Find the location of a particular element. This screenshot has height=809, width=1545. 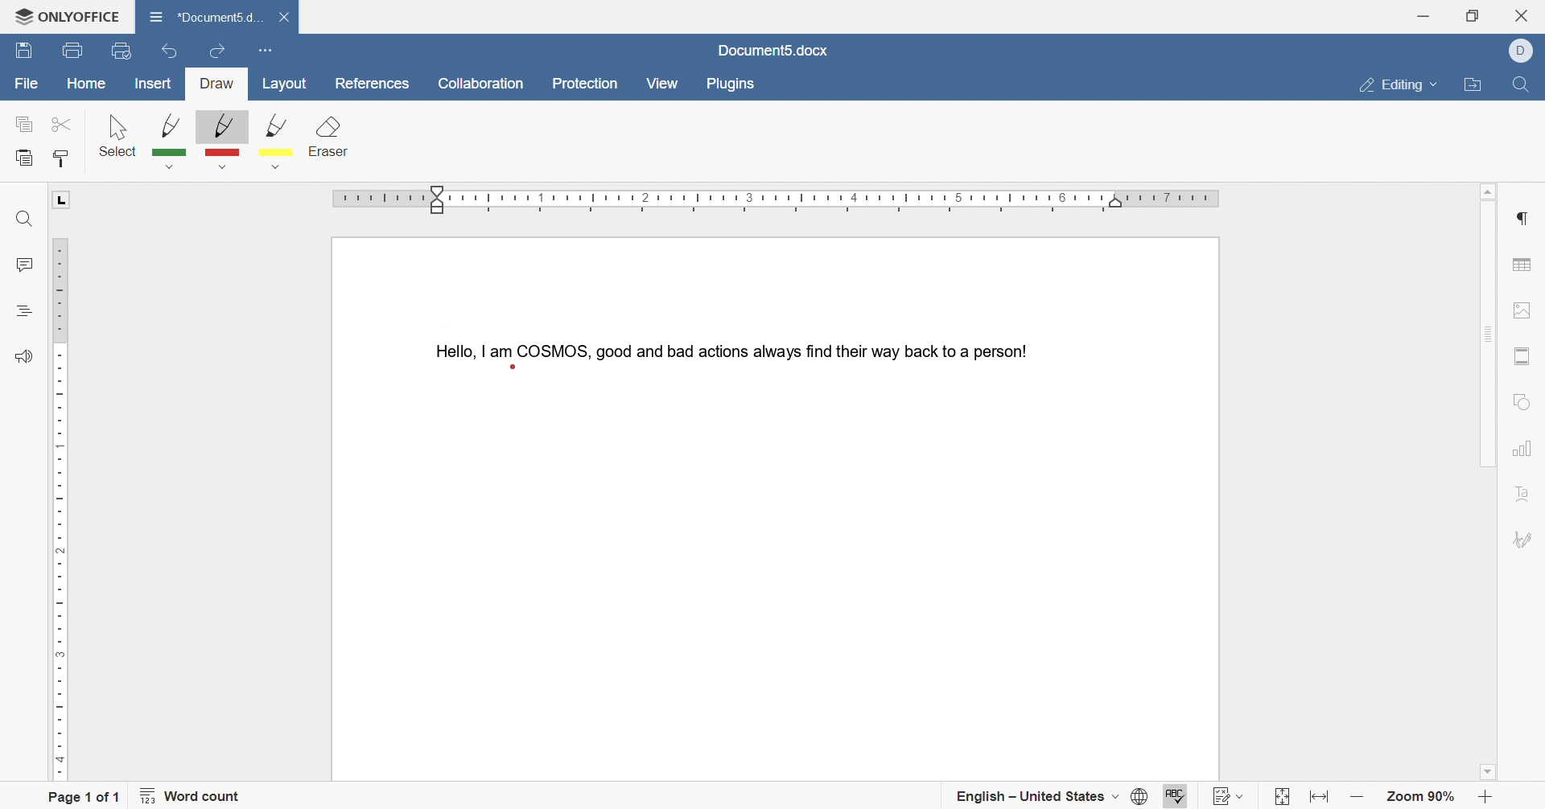

view is located at coordinates (661, 83).